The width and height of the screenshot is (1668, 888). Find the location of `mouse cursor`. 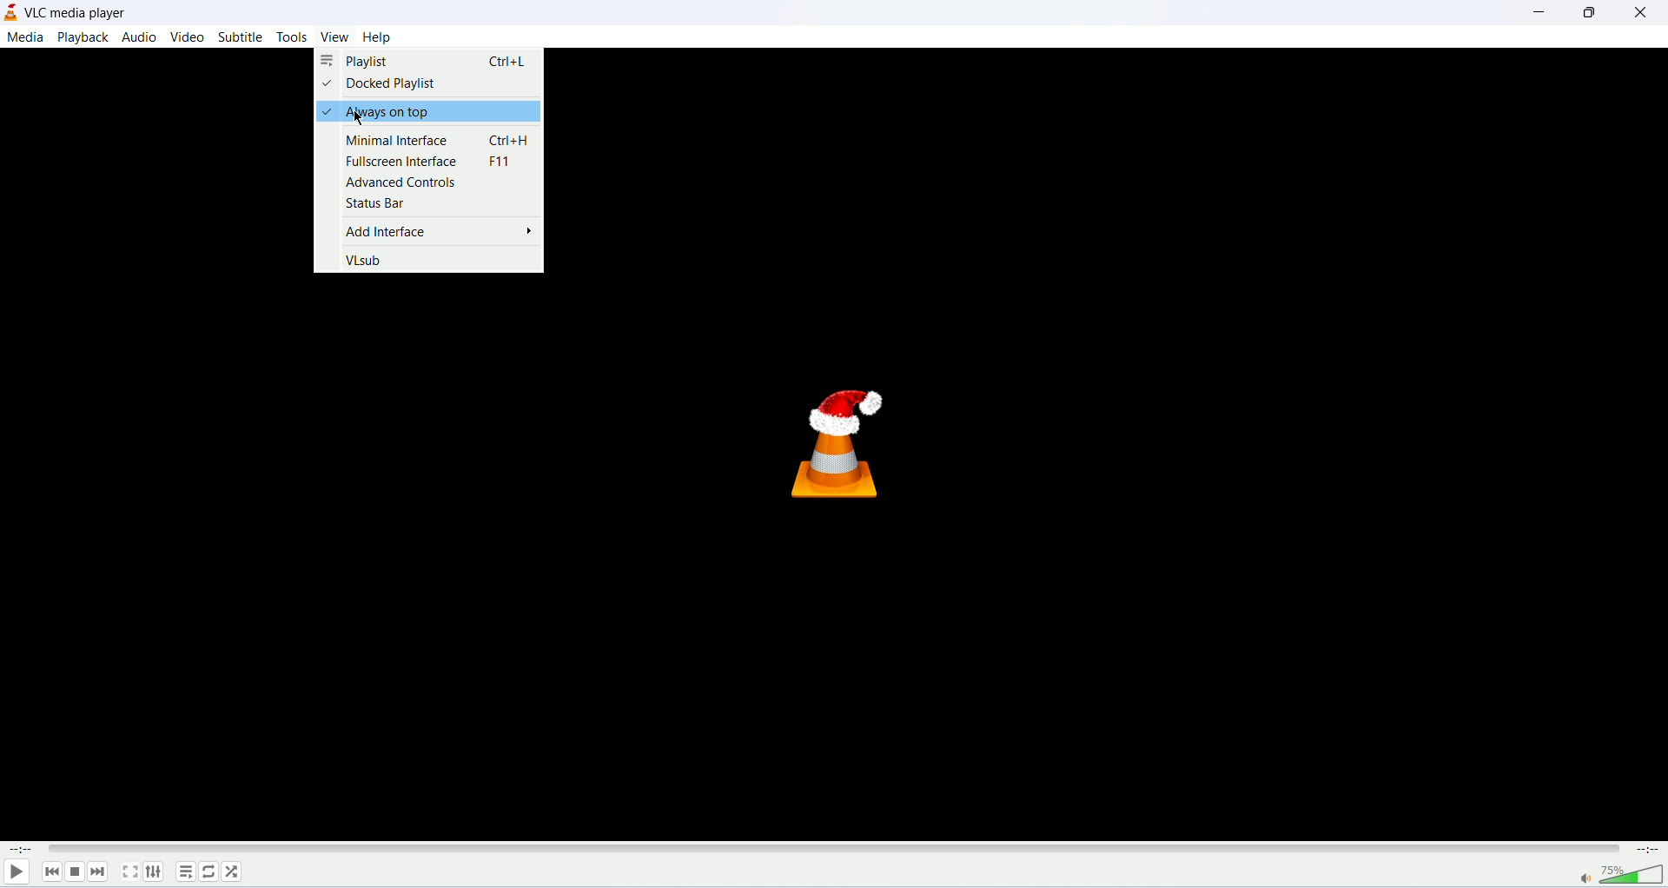

mouse cursor is located at coordinates (353, 117).